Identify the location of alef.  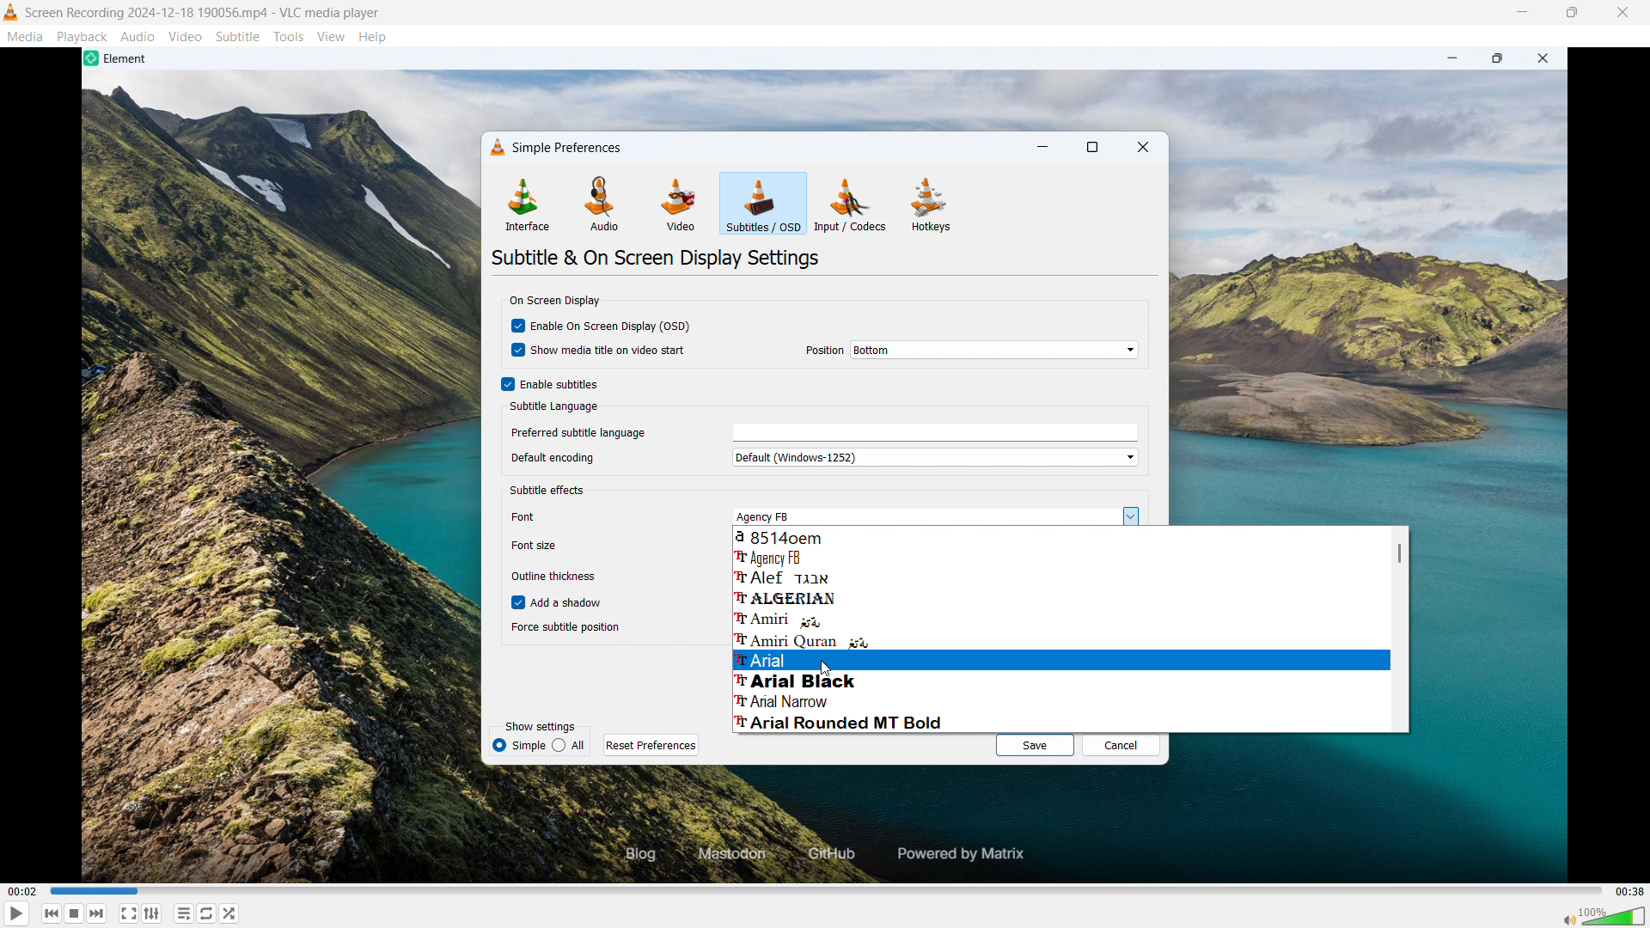
(1062, 577).